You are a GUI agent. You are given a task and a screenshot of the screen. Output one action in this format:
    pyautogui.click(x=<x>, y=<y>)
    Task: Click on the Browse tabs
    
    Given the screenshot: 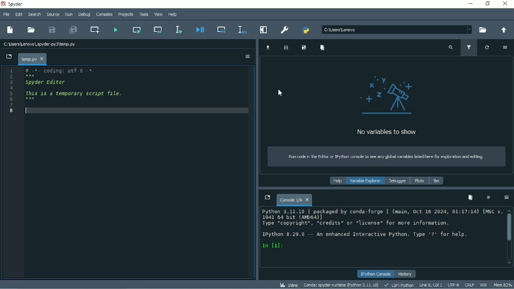 What is the action you would take?
    pyautogui.click(x=267, y=197)
    